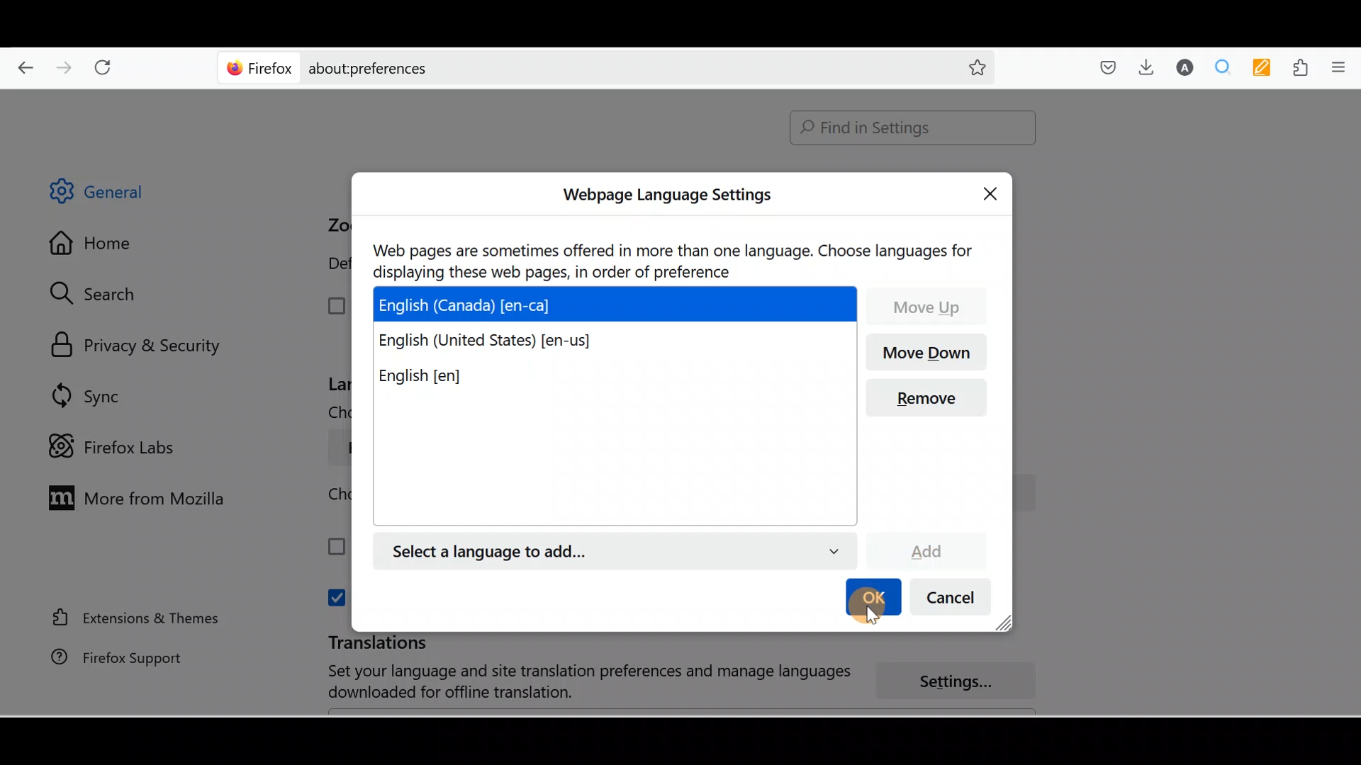  I want to click on OK, so click(871, 599).